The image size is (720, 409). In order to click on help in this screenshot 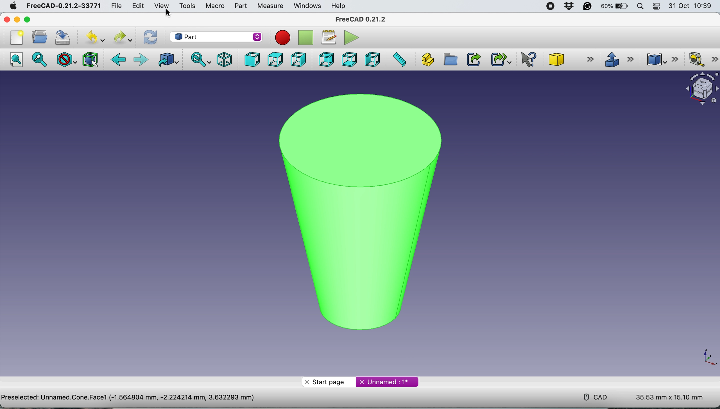, I will do `click(339, 6)`.